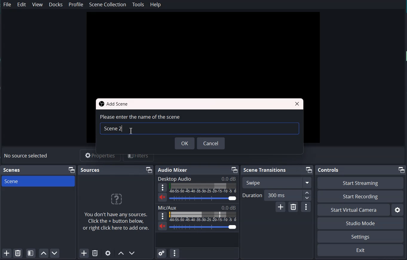 The image size is (407, 260). What do you see at coordinates (185, 144) in the screenshot?
I see `OK` at bounding box center [185, 144].